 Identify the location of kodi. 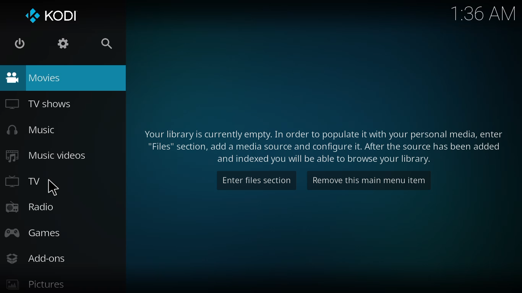
(51, 16).